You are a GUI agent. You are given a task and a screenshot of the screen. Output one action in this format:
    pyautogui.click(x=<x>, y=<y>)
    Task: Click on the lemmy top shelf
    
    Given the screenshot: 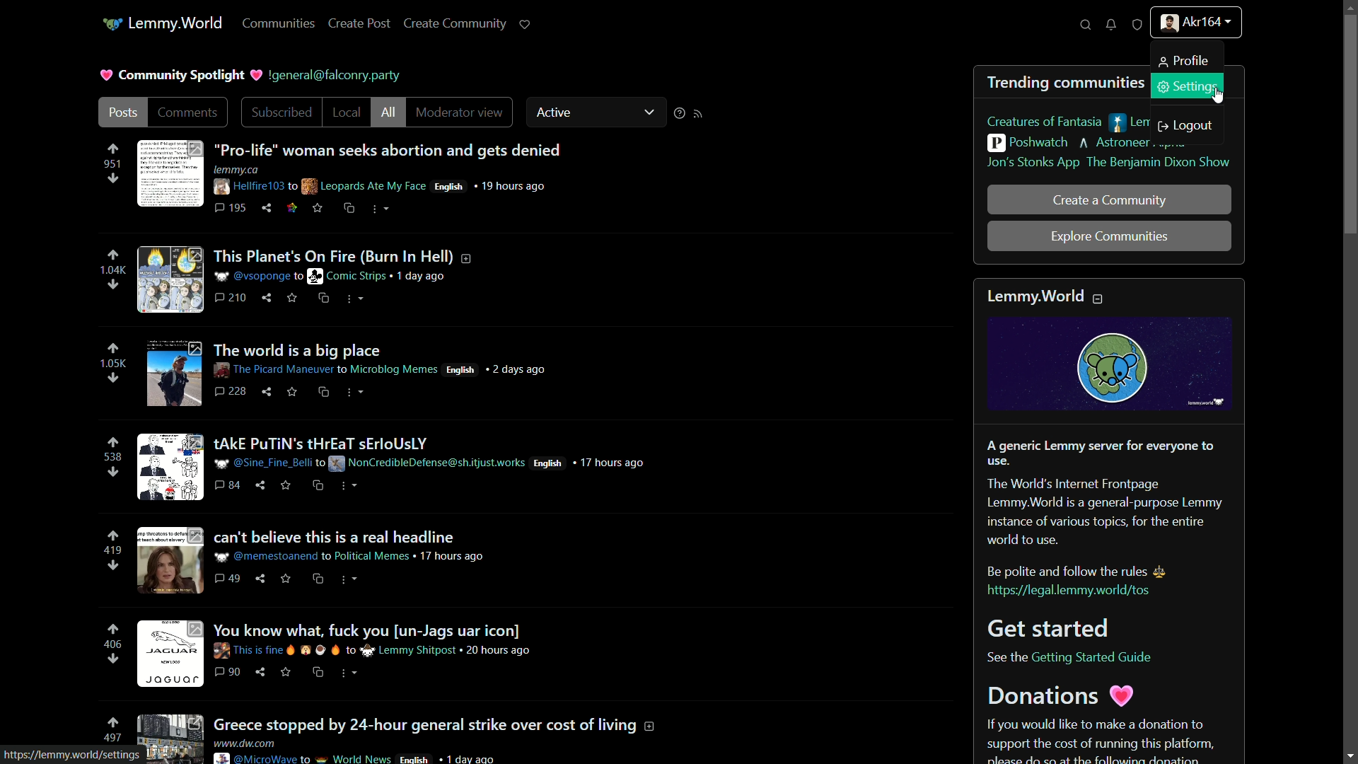 What is the action you would take?
    pyautogui.click(x=1168, y=123)
    